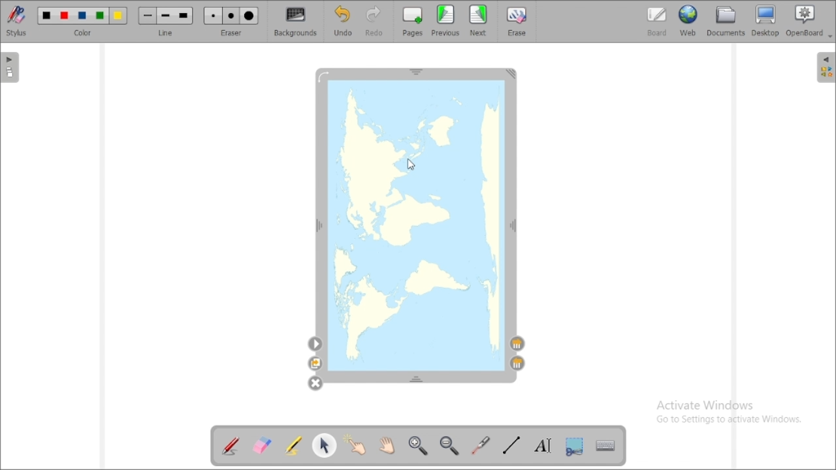 The height and width of the screenshot is (470, 836). I want to click on line, so click(166, 22).